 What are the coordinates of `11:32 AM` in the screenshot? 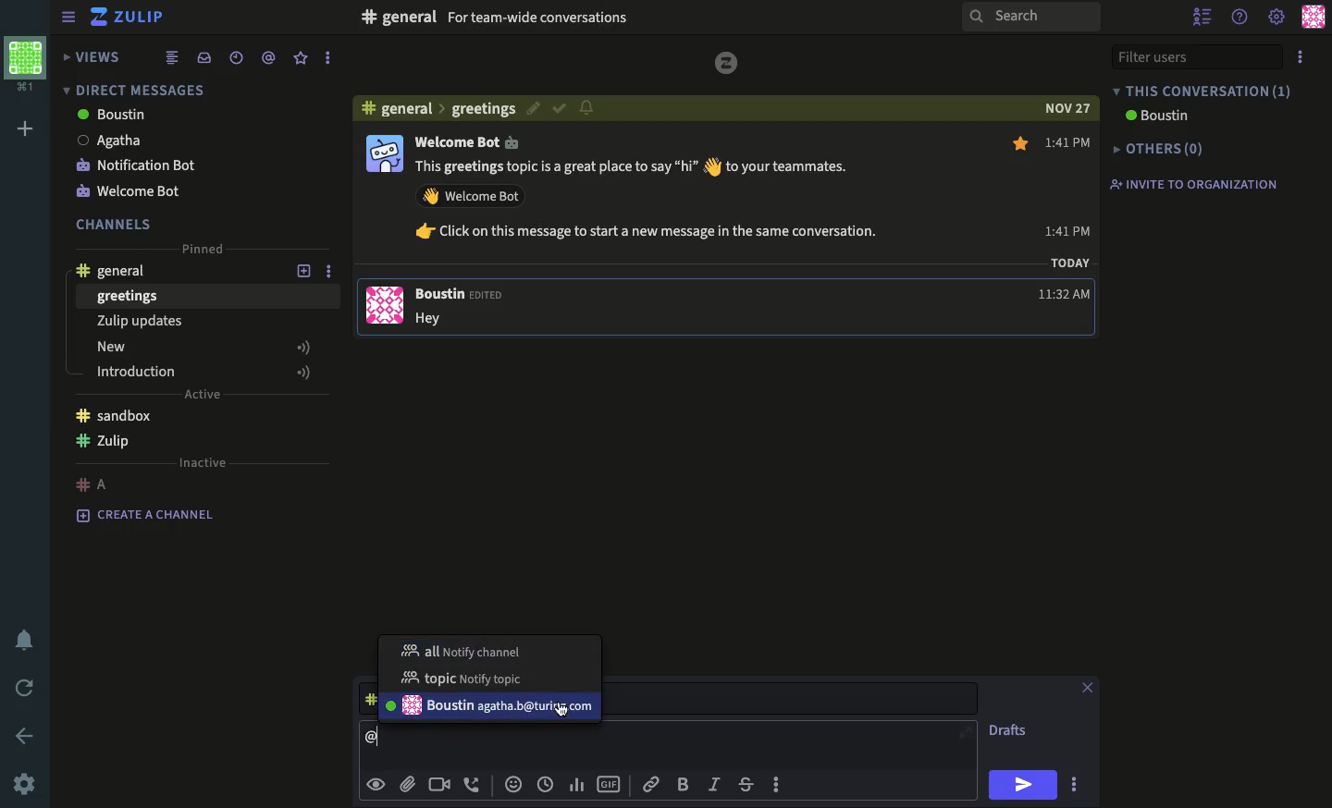 It's located at (1067, 295).